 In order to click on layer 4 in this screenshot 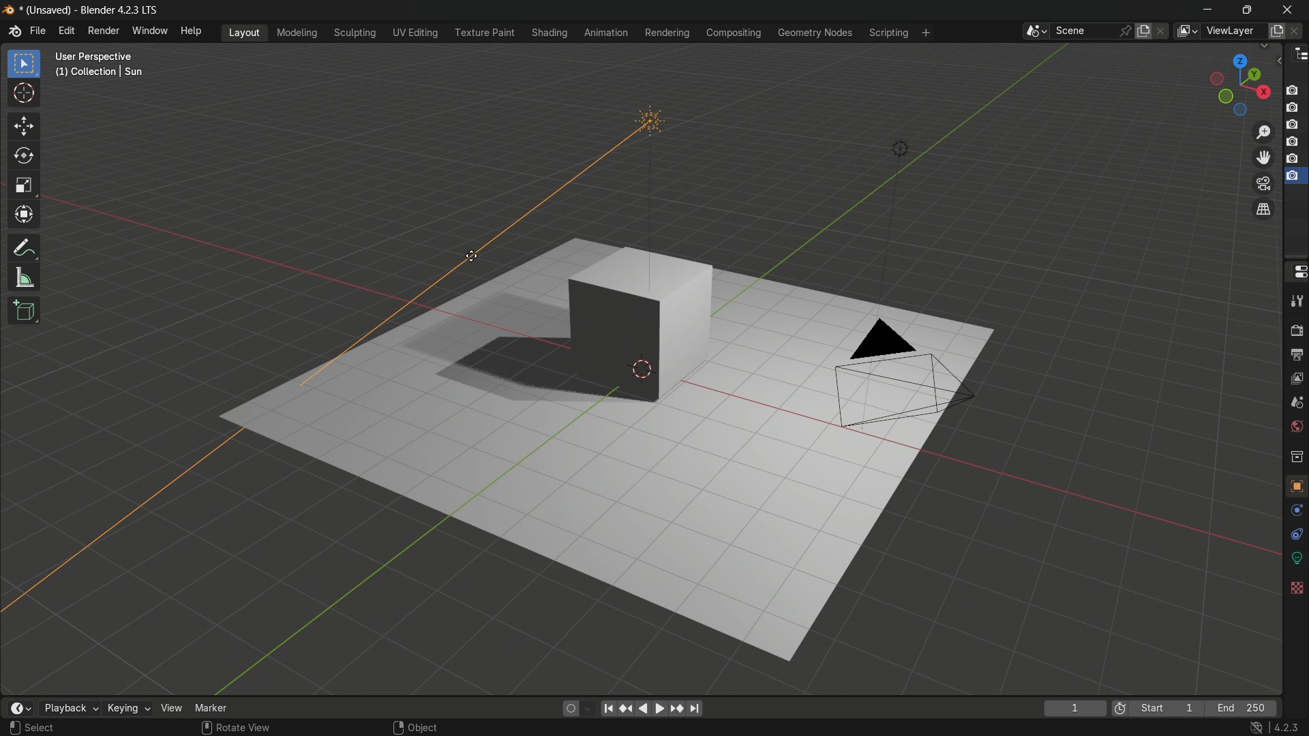, I will do `click(1292, 141)`.